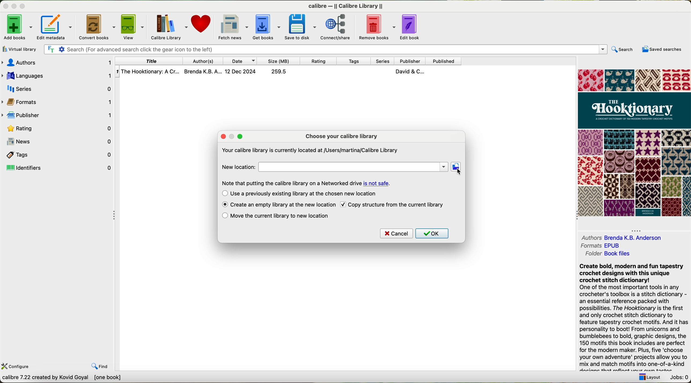  What do you see at coordinates (168, 27) in the screenshot?
I see `Calibre library` at bounding box center [168, 27].